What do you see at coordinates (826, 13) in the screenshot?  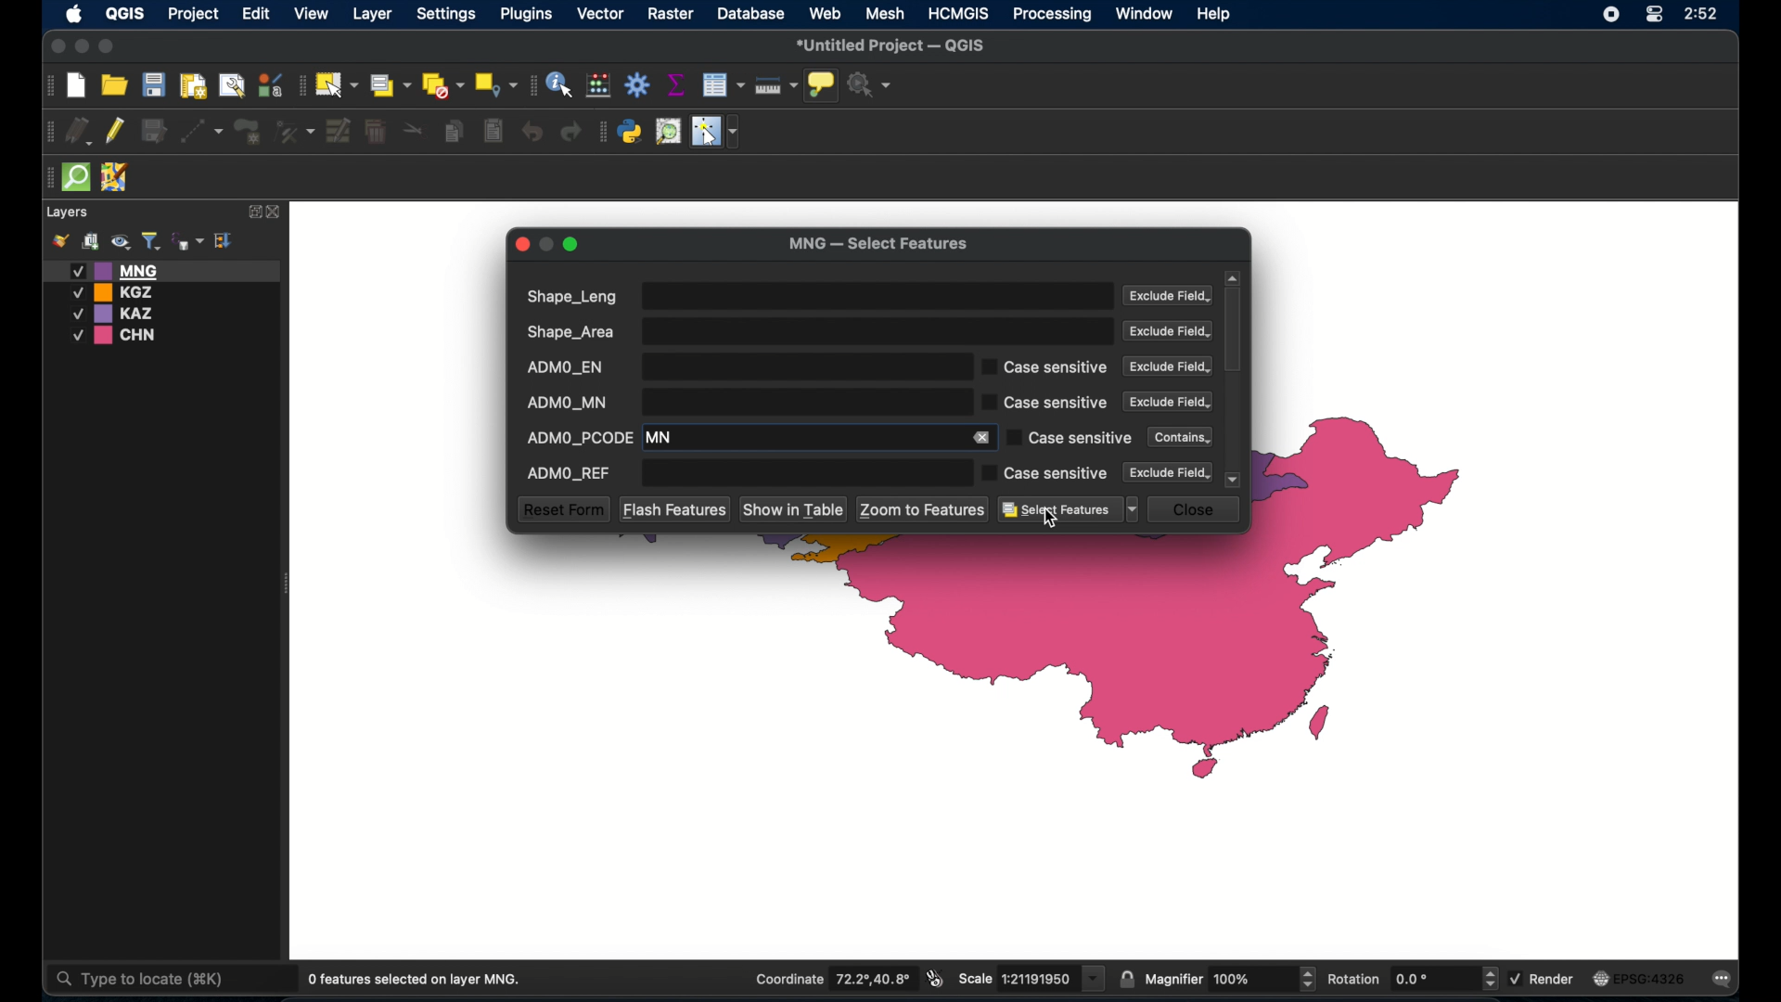 I see `web` at bounding box center [826, 13].